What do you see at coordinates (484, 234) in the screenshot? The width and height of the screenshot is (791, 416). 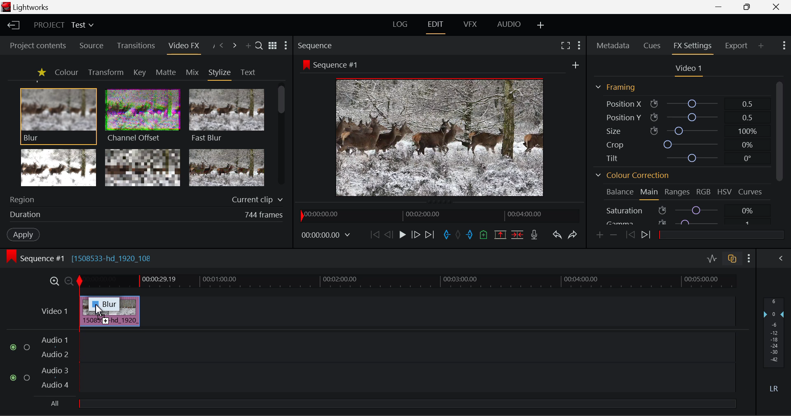 I see `Mark Cue` at bounding box center [484, 234].